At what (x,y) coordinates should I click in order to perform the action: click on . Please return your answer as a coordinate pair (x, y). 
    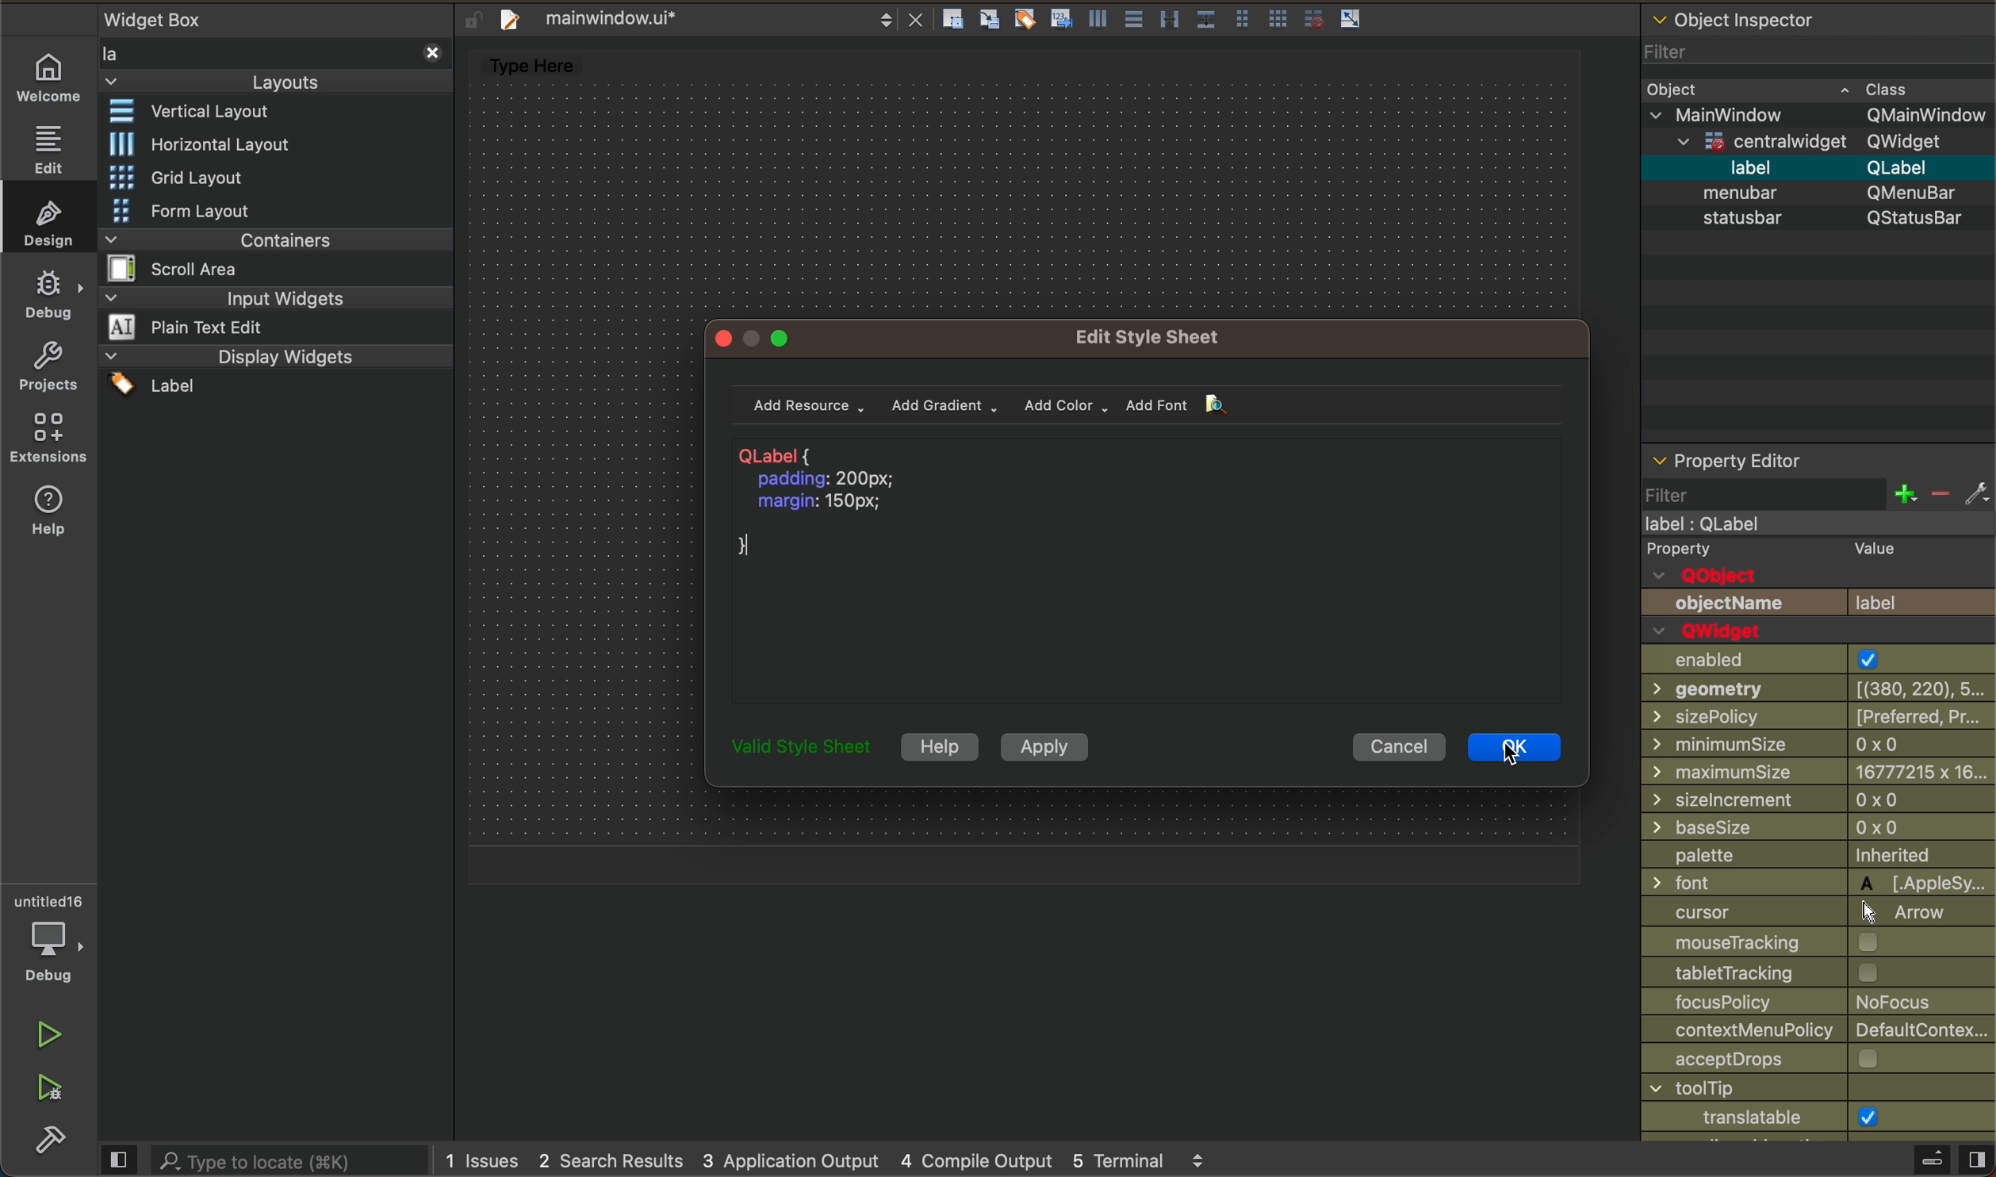
    Looking at the image, I should click on (799, 749).